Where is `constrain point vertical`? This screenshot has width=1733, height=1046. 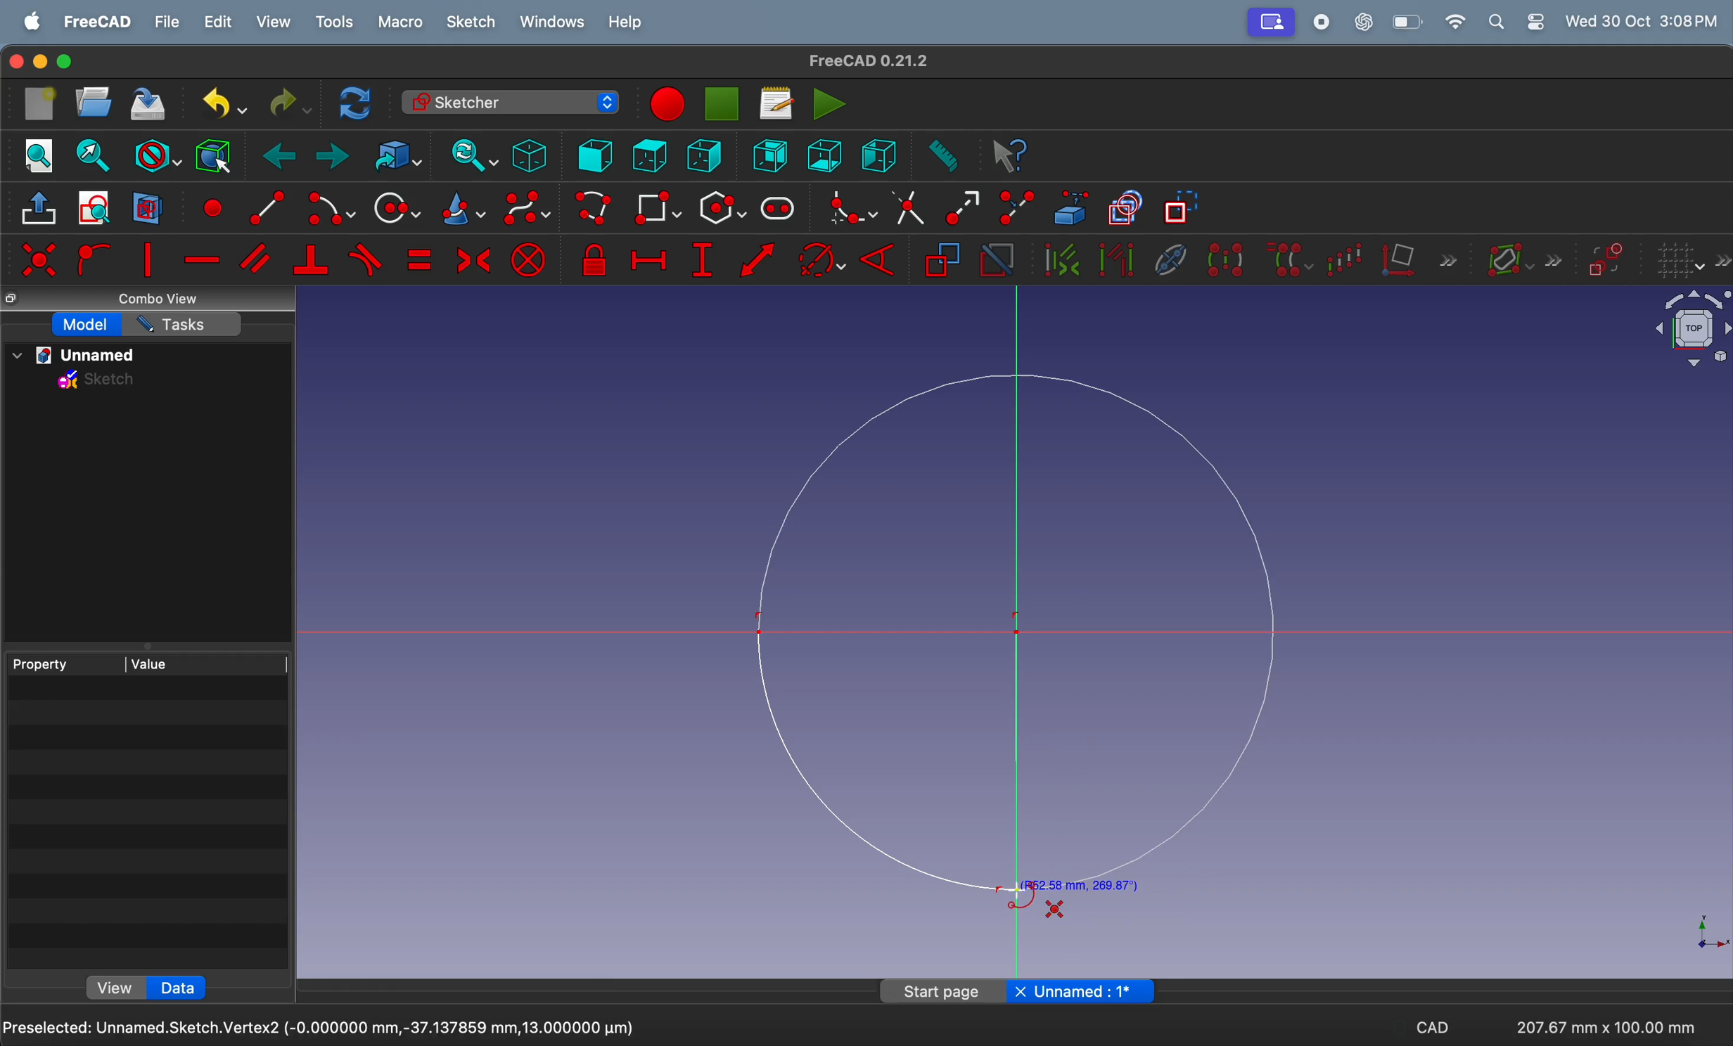
constrain point vertical is located at coordinates (148, 259).